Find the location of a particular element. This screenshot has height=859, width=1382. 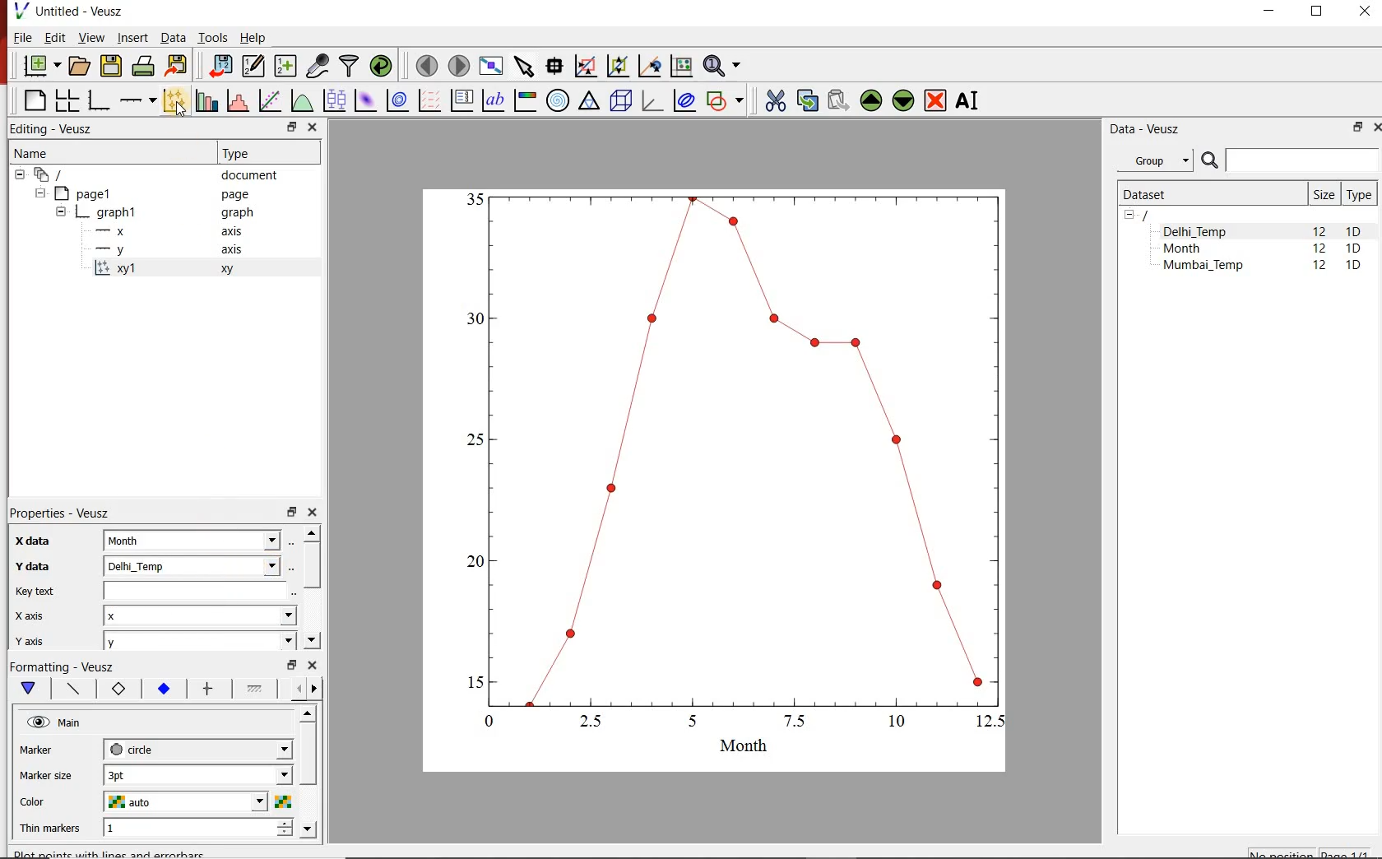

plot bar charts is located at coordinates (204, 101).